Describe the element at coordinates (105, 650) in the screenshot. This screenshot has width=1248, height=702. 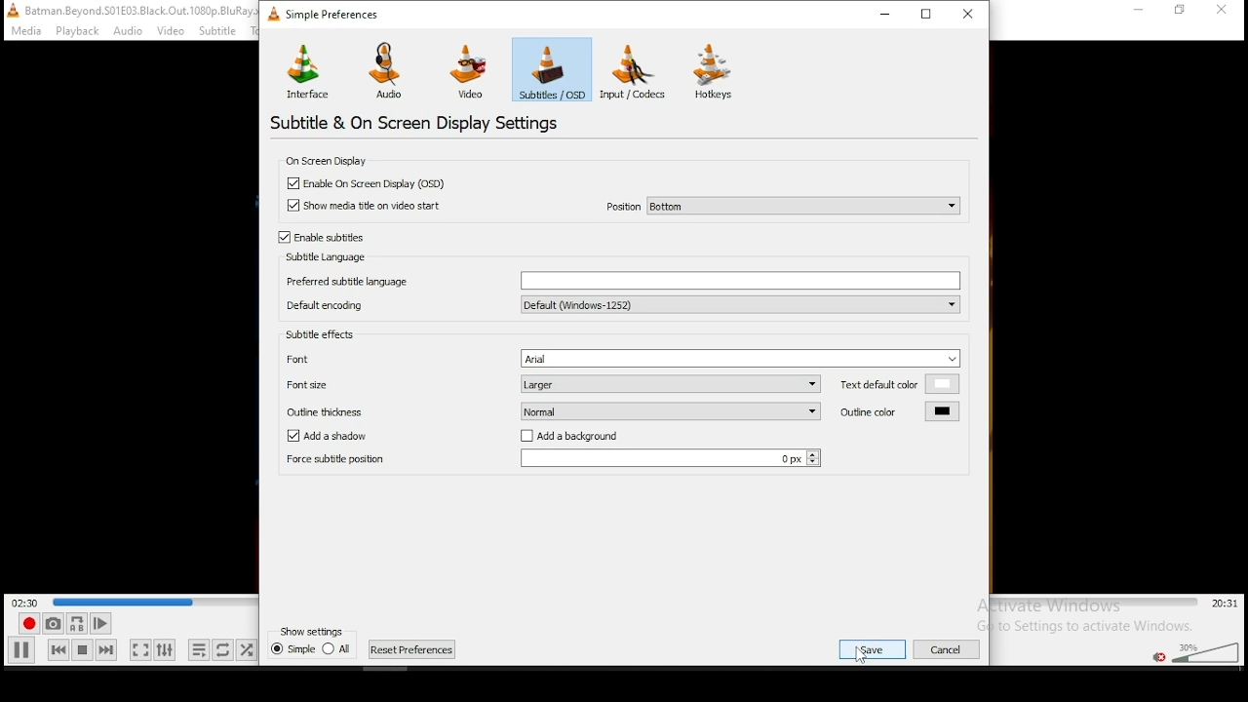
I see `Next media in playlist, skips forward when held` at that location.